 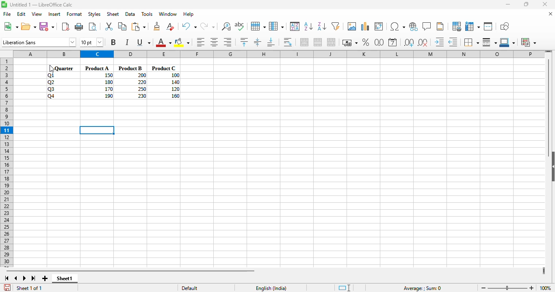 What do you see at coordinates (94, 14) in the screenshot?
I see `styles` at bounding box center [94, 14].